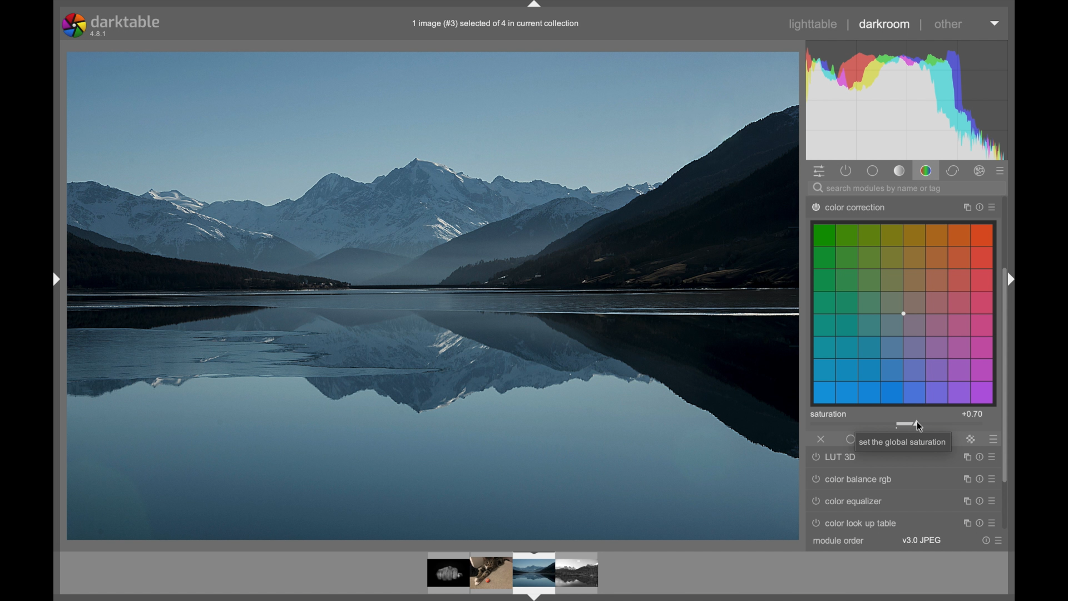 The width and height of the screenshot is (1068, 601). What do you see at coordinates (978, 522) in the screenshot?
I see `options` at bounding box center [978, 522].